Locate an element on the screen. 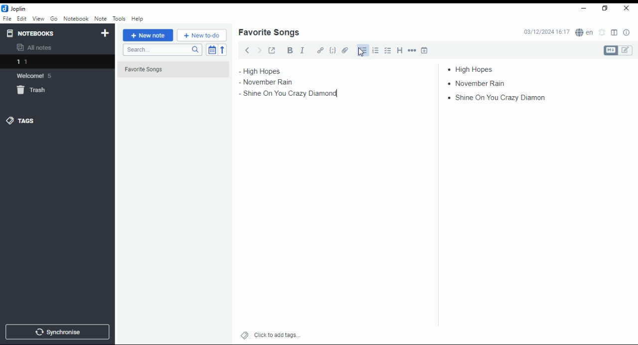 The image size is (638, 345). note properties is located at coordinates (627, 33).